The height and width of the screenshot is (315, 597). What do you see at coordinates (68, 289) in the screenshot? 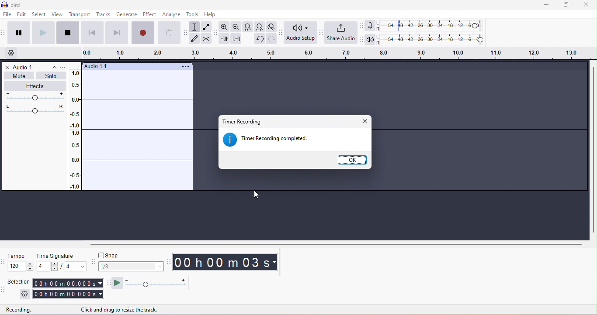
I see `selection` at bounding box center [68, 289].